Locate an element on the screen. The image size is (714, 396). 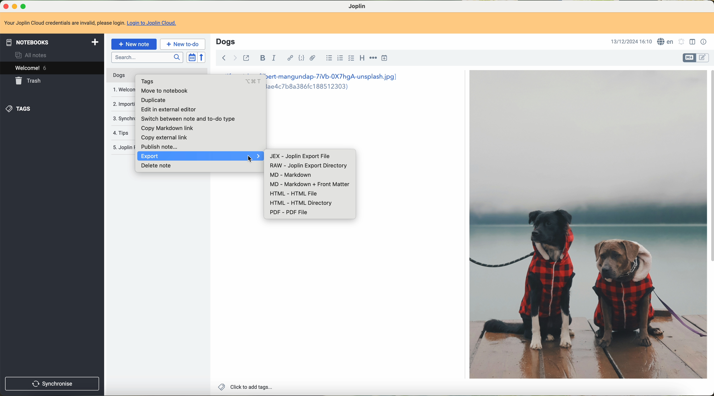
ert-mangundap-7iVb-0X7hgA-unsplash.jpg]
aedc7bB8a386fc188512303) is located at coordinates (337, 83).